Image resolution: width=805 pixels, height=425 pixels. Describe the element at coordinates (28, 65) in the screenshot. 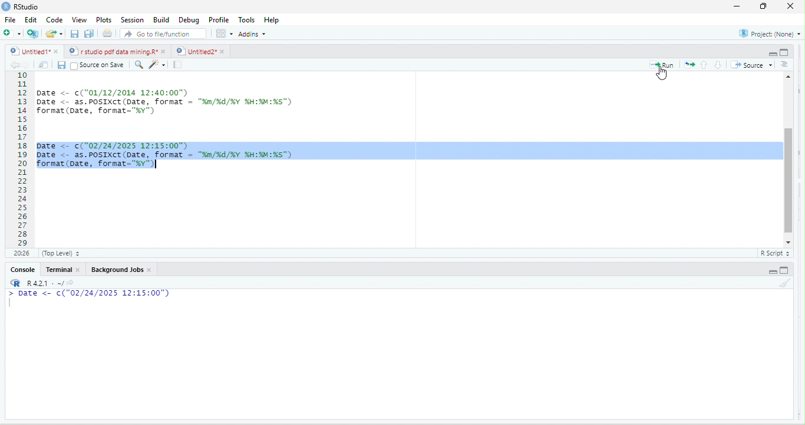

I see `go forward to the next source location` at that location.